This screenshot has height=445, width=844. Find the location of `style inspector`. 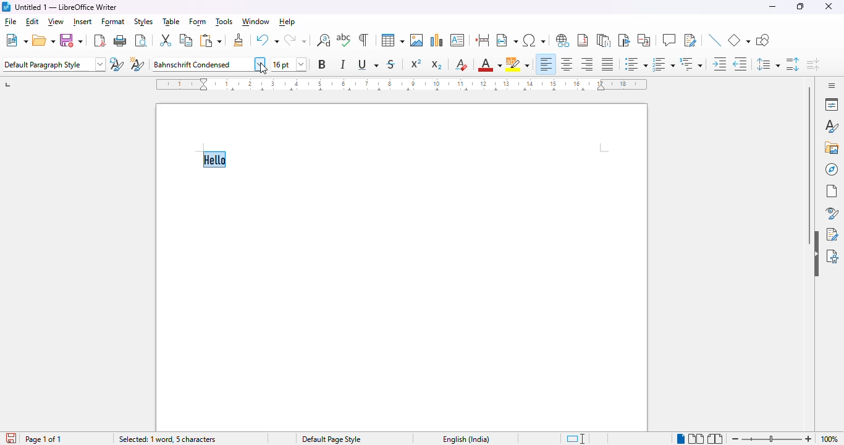

style inspector is located at coordinates (831, 213).